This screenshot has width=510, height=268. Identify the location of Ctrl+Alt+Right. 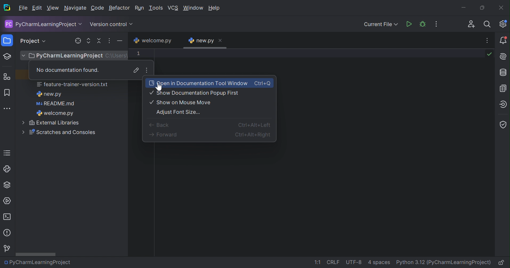
(252, 136).